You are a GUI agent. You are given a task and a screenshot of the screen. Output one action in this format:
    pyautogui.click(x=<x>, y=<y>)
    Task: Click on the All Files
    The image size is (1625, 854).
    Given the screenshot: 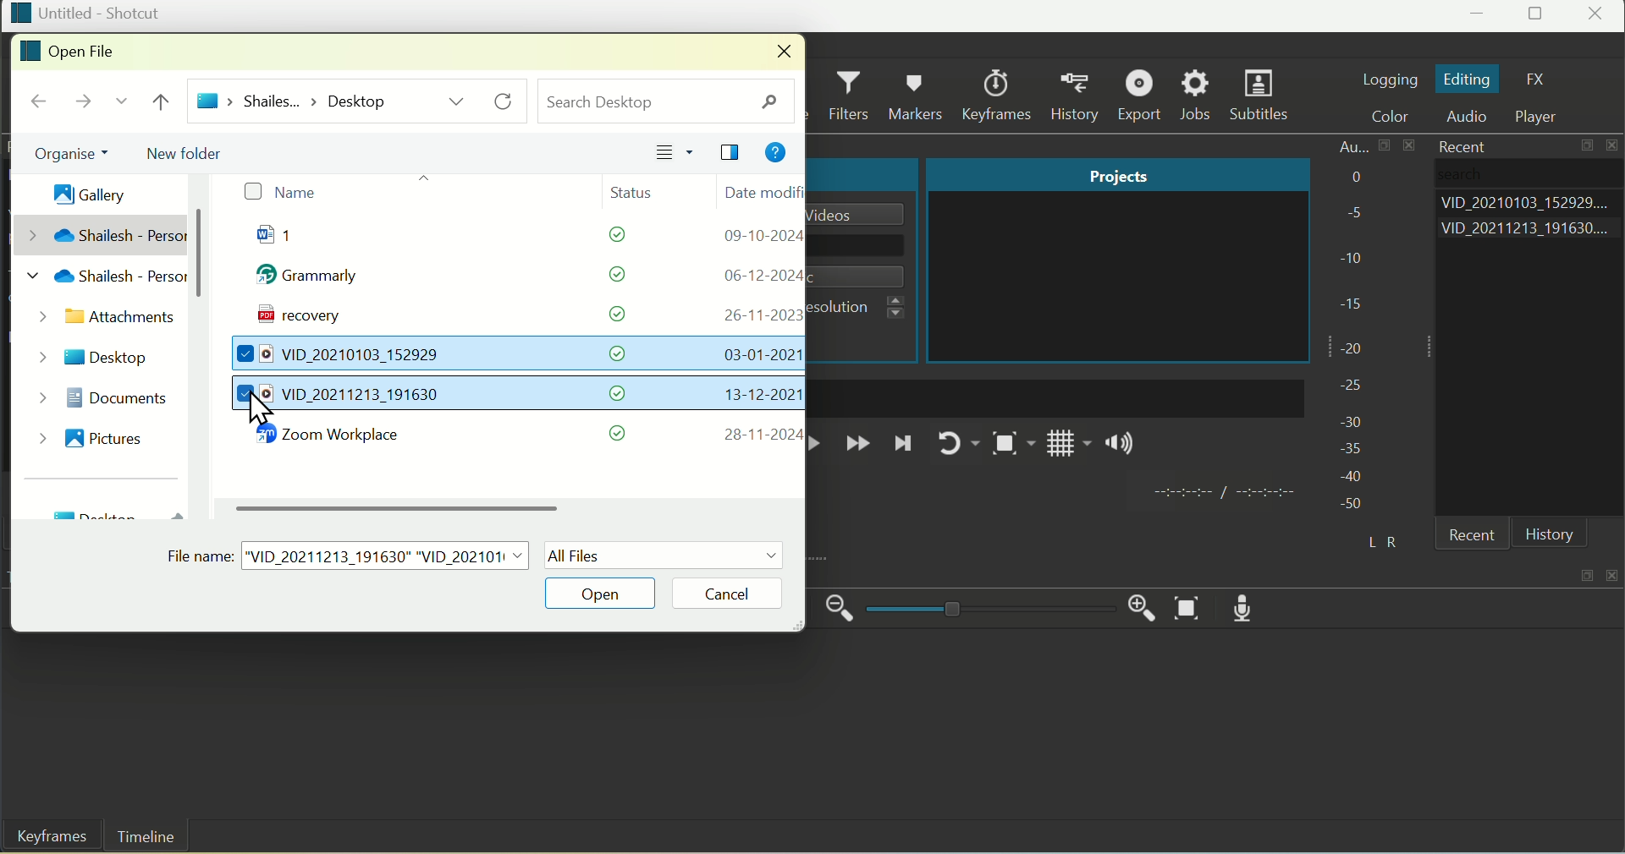 What is the action you would take?
    pyautogui.click(x=664, y=555)
    